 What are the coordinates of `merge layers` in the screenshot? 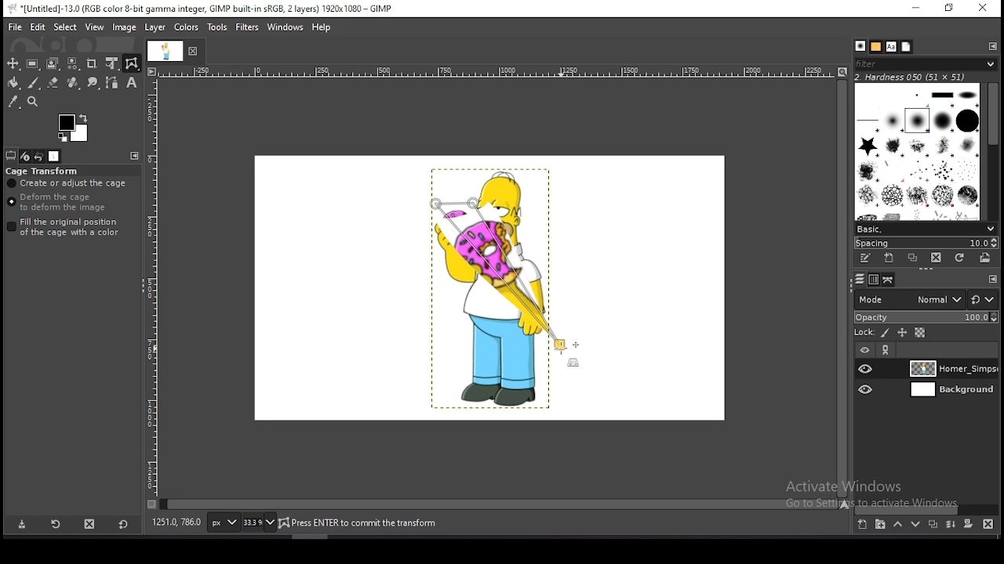 It's located at (951, 526).